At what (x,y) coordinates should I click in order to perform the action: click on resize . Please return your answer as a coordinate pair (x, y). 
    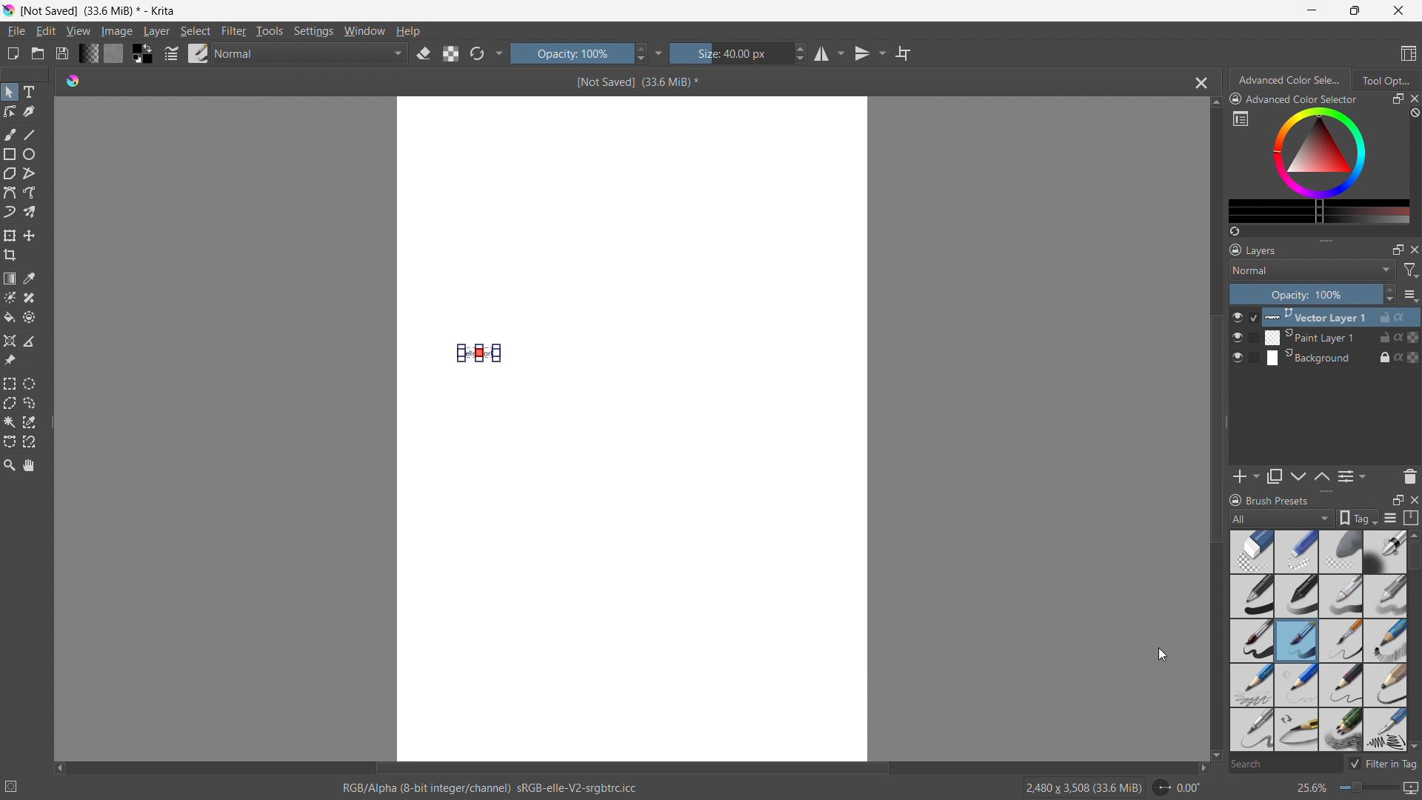
    Looking at the image, I should click on (1325, 492).